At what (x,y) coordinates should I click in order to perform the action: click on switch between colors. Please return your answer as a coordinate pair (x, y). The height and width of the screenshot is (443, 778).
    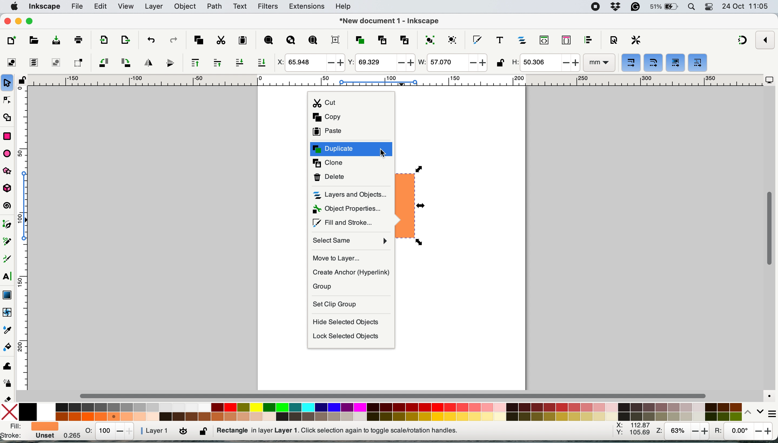
    Looking at the image, I should click on (750, 412).